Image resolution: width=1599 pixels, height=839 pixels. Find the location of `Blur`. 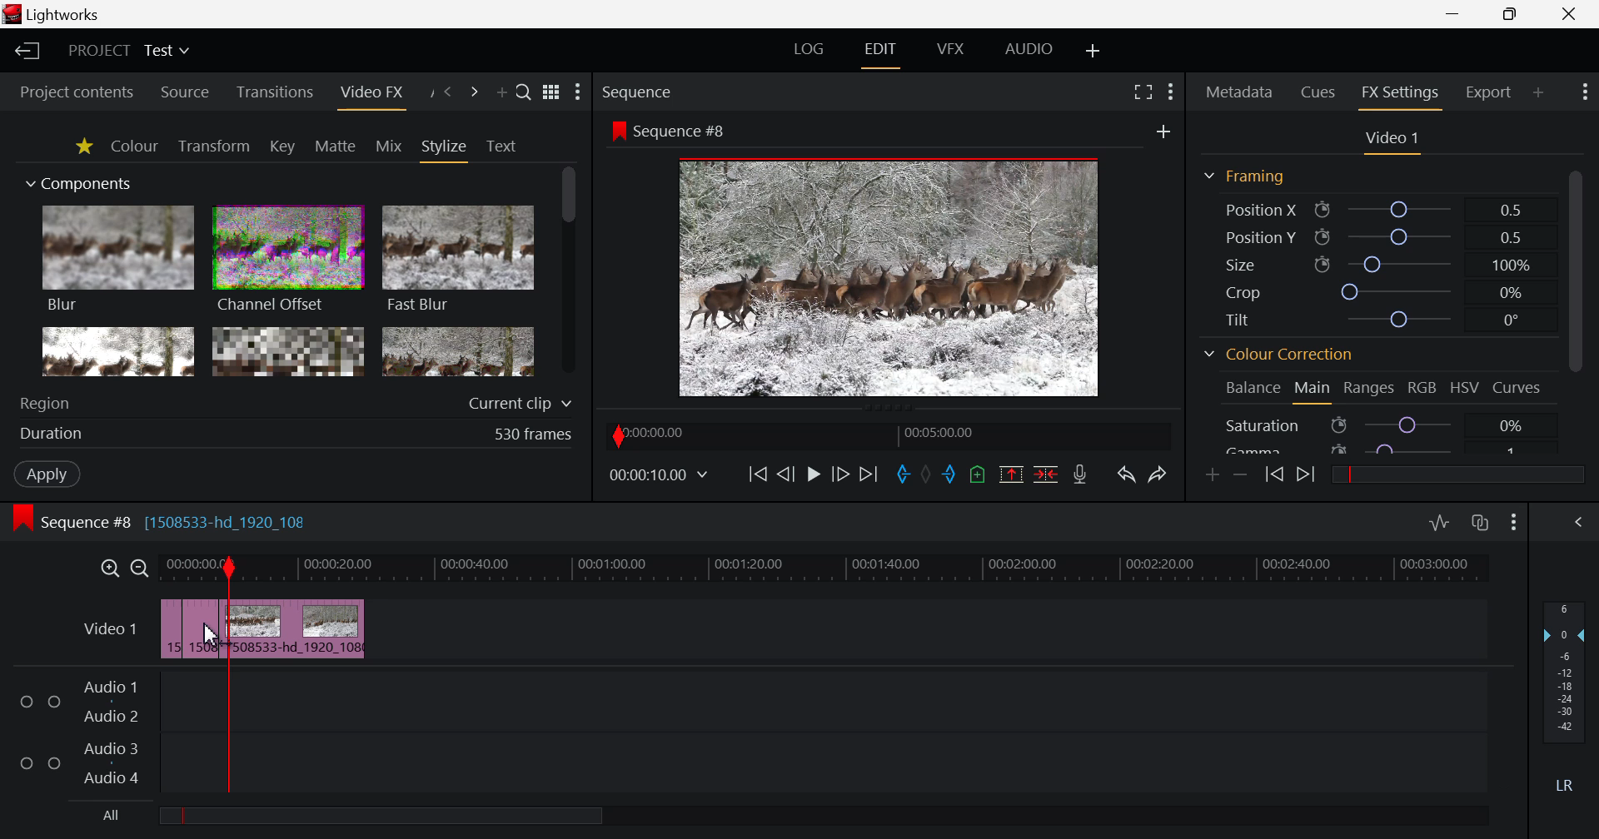

Blur is located at coordinates (120, 261).